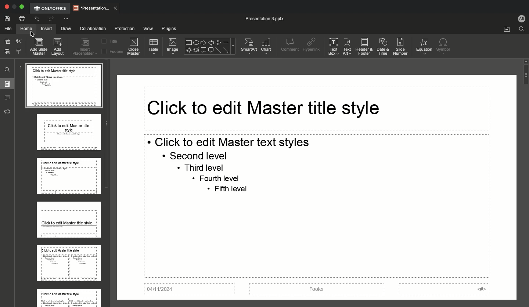 This screenshot has width=529, height=307. What do you see at coordinates (7, 84) in the screenshot?
I see `Slides` at bounding box center [7, 84].